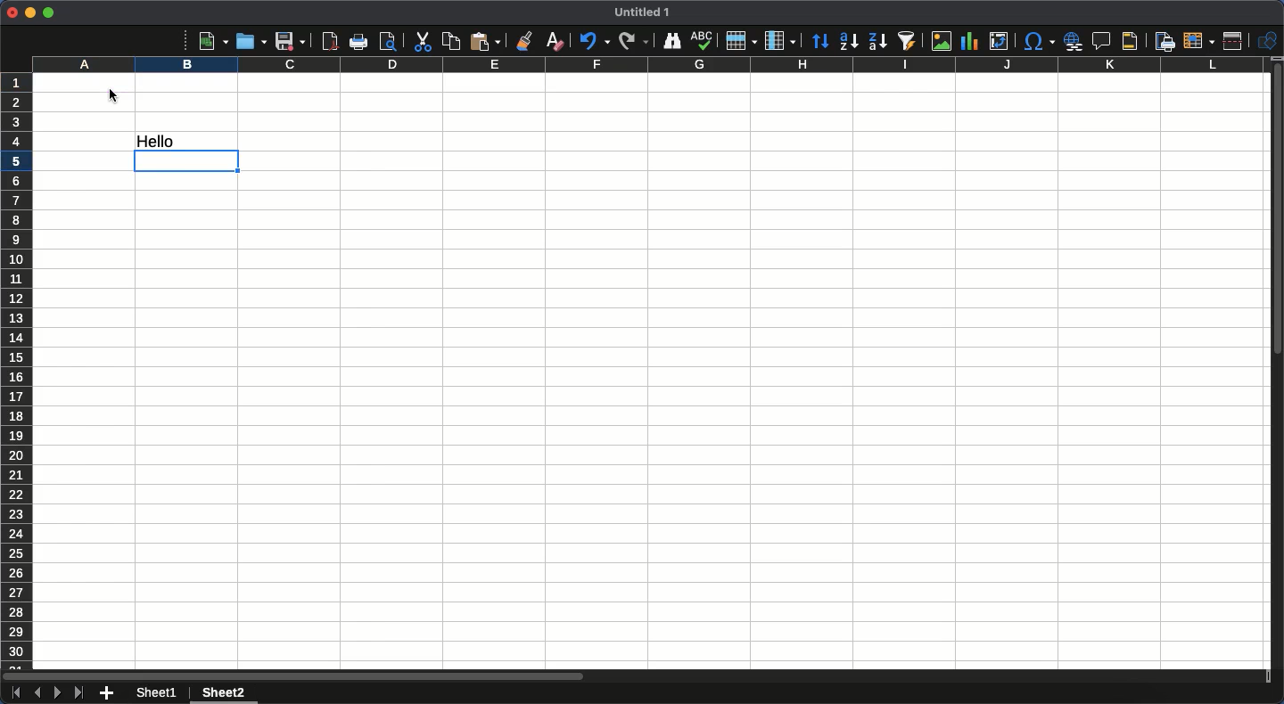 The width and height of the screenshot is (1284, 704). What do you see at coordinates (221, 694) in the screenshot?
I see `Sheet 2` at bounding box center [221, 694].